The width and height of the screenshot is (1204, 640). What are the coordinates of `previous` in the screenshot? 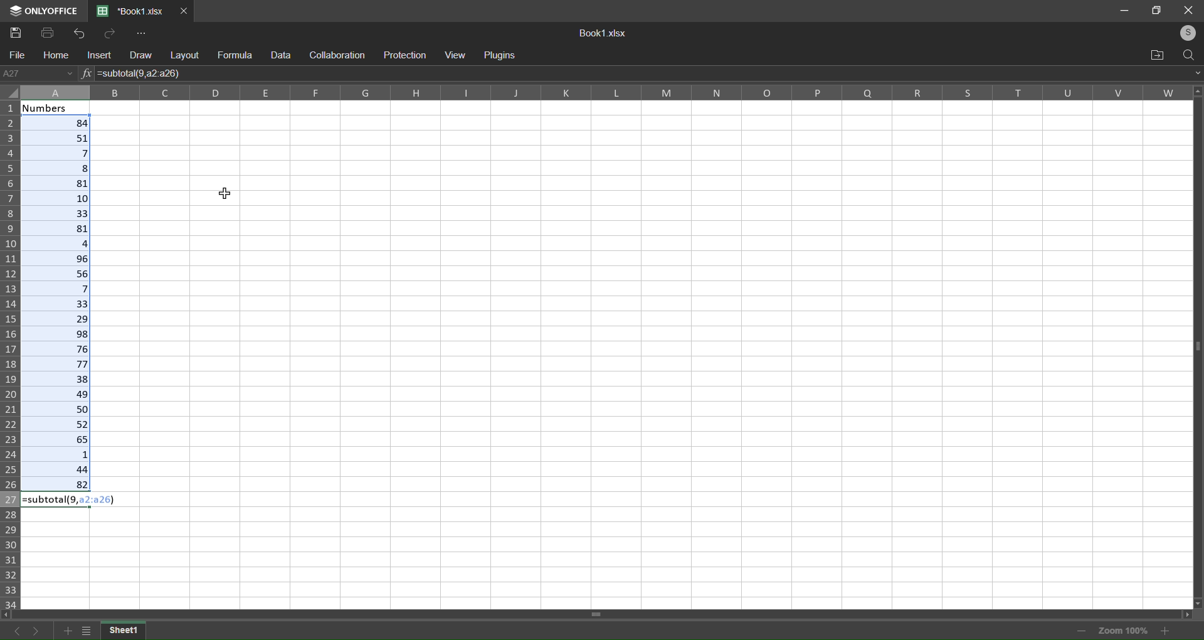 It's located at (12, 629).